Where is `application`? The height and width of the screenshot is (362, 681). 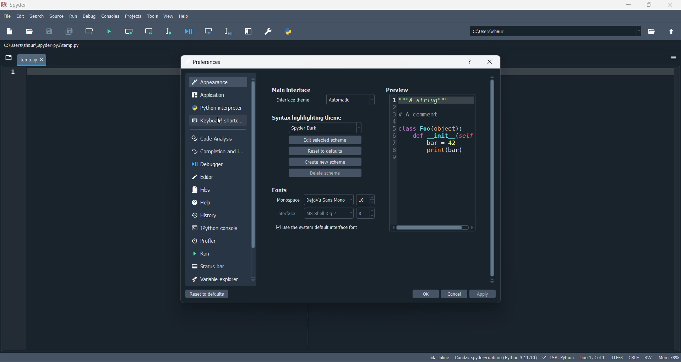 application is located at coordinates (217, 96).